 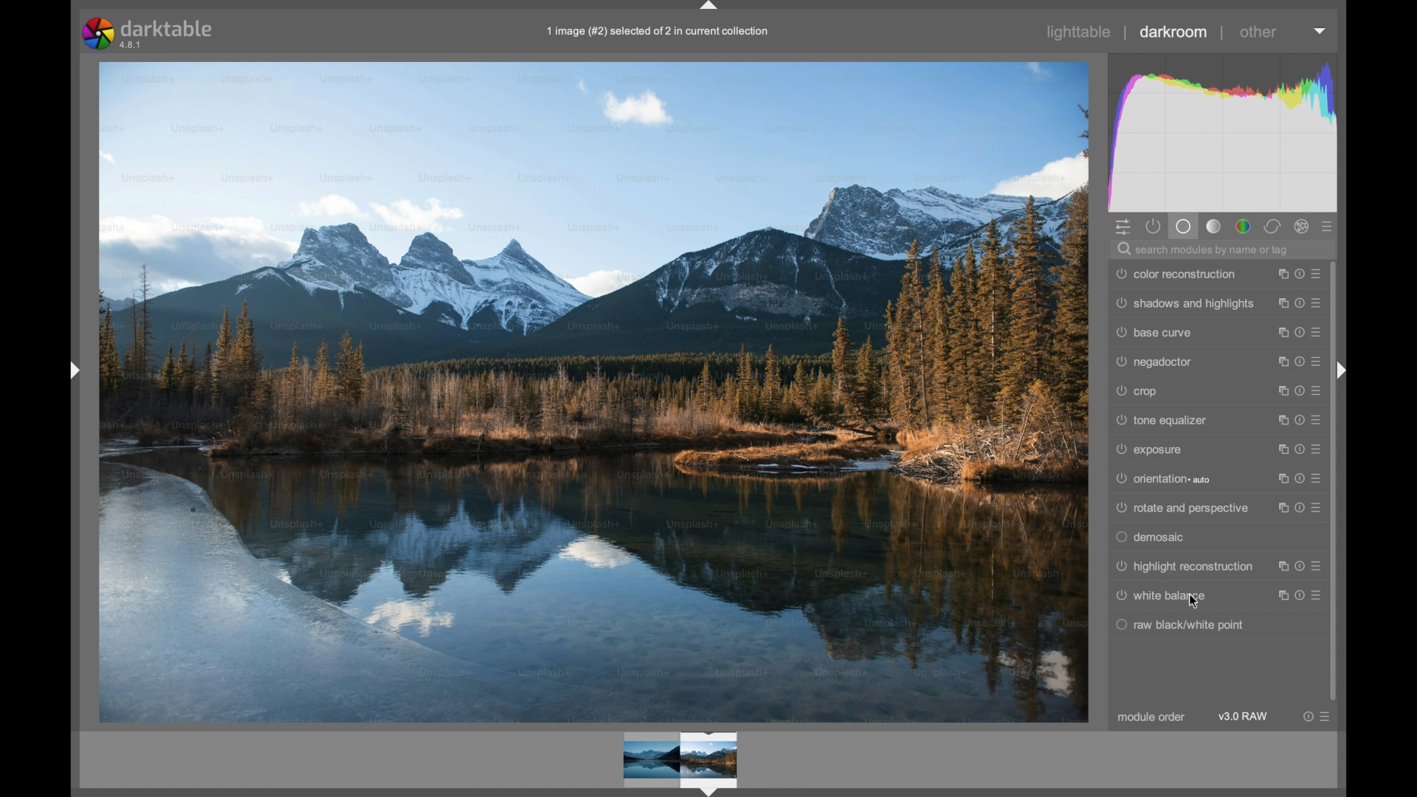 I want to click on instance, so click(x=1281, y=508).